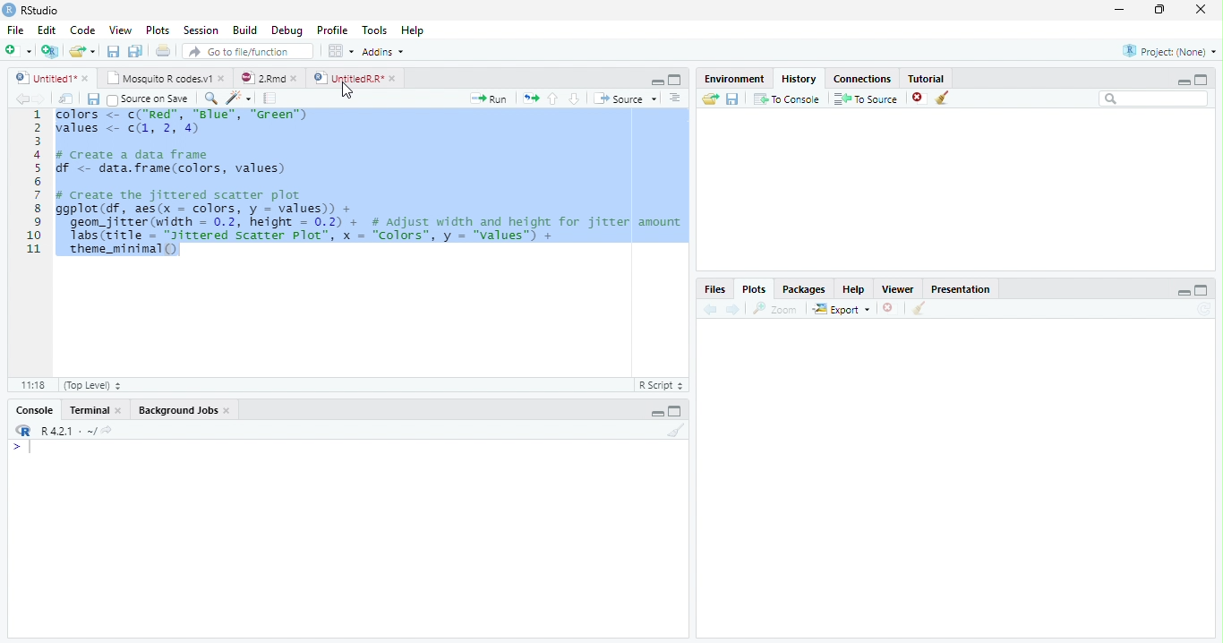 The width and height of the screenshot is (1223, 643). Describe the element at coordinates (136, 51) in the screenshot. I see `Save all open documents` at that location.